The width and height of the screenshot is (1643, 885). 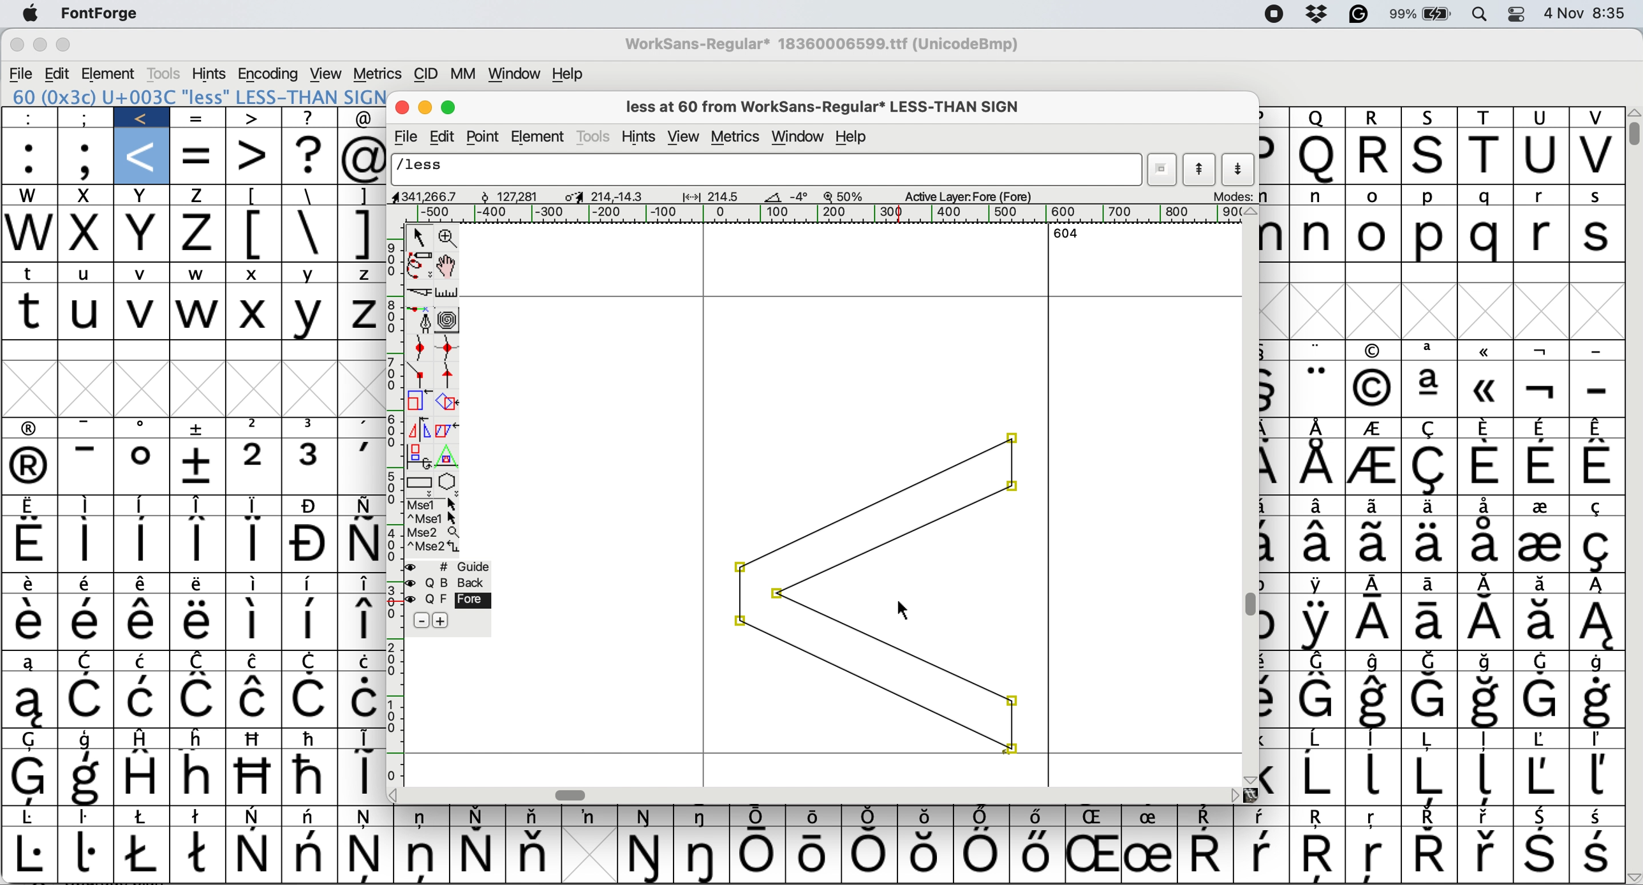 I want to click on Symbol, so click(x=872, y=815).